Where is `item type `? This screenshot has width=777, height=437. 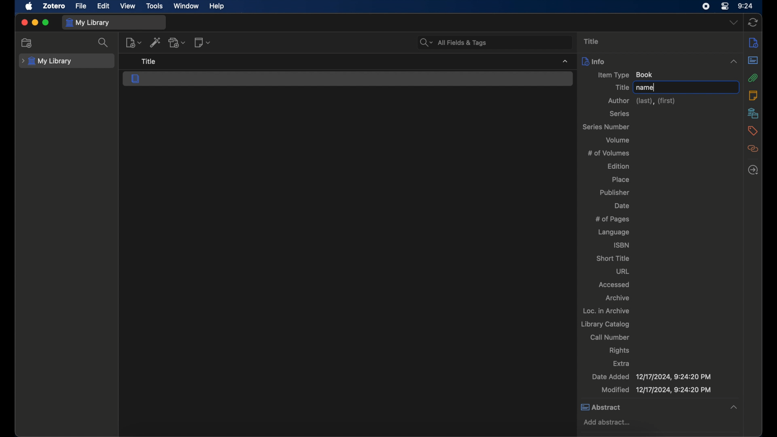
item type  is located at coordinates (626, 75).